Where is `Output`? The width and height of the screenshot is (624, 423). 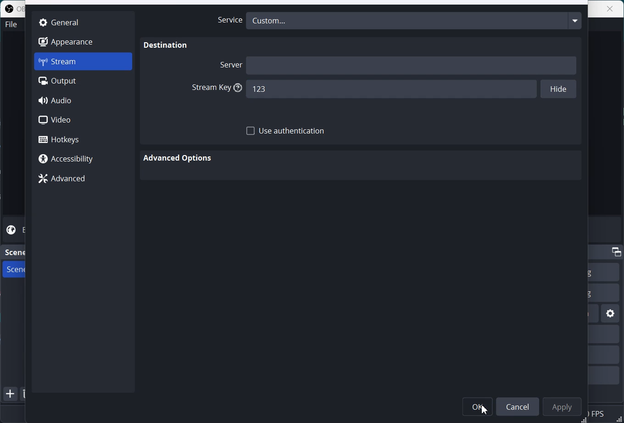 Output is located at coordinates (83, 81).